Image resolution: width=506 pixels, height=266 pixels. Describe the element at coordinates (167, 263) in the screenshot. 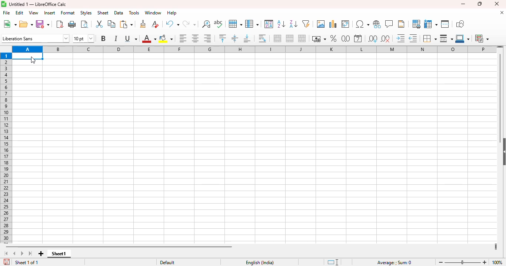

I see `default` at that location.